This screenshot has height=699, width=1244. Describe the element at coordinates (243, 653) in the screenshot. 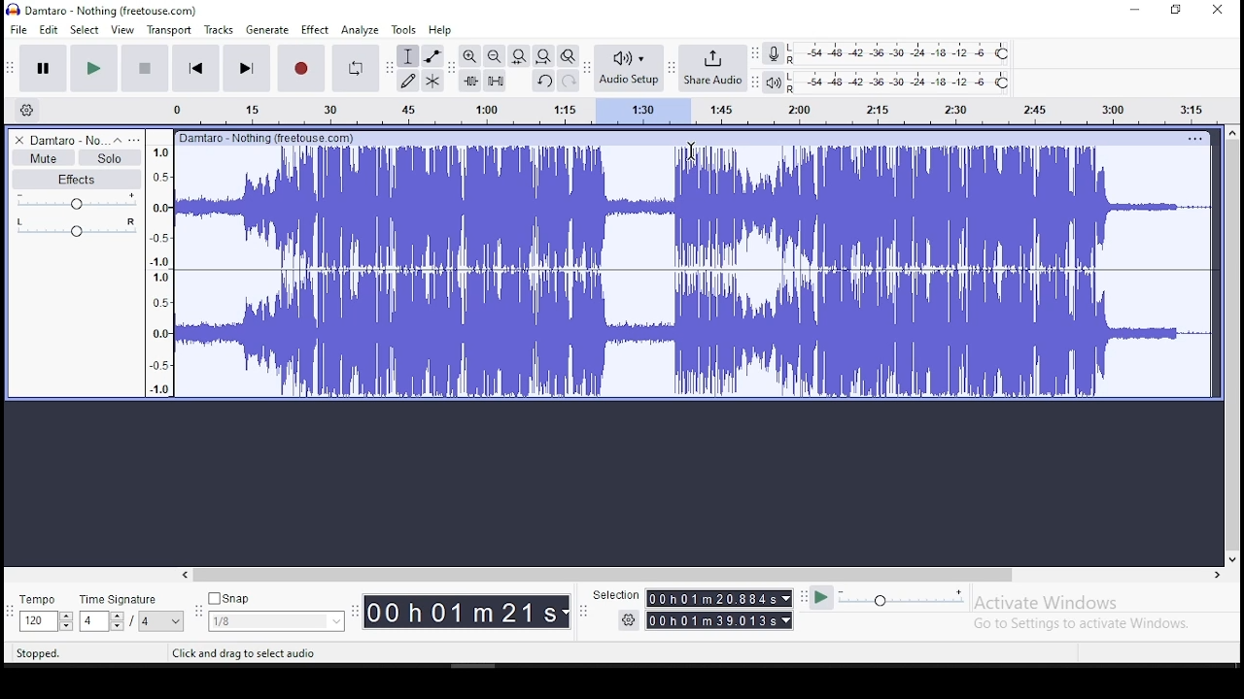

I see `Click and drag to select audio` at that location.